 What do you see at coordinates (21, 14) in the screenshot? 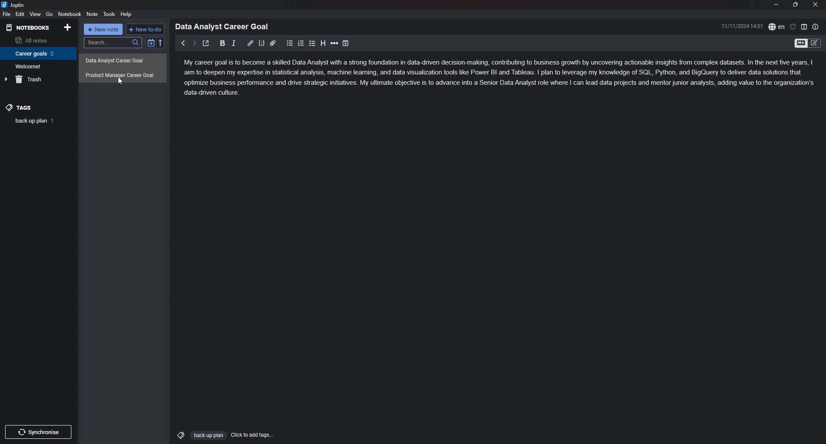
I see `edit` at bounding box center [21, 14].